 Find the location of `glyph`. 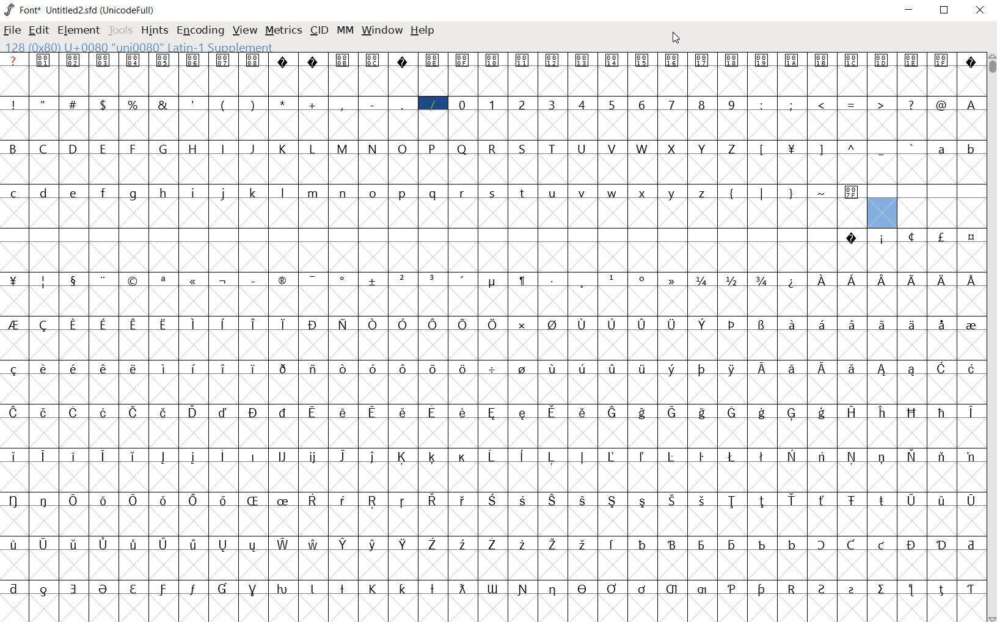

glyph is located at coordinates (373, 501).